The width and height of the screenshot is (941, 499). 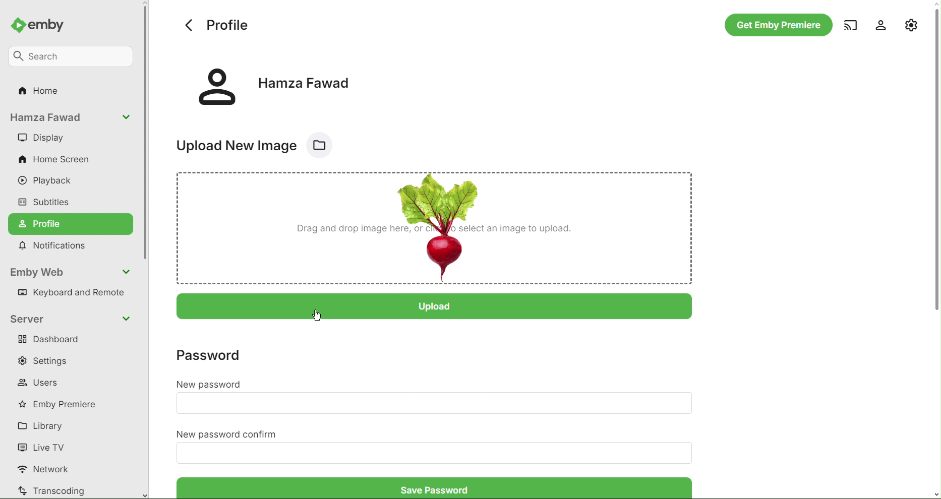 I want to click on Account, so click(x=877, y=25).